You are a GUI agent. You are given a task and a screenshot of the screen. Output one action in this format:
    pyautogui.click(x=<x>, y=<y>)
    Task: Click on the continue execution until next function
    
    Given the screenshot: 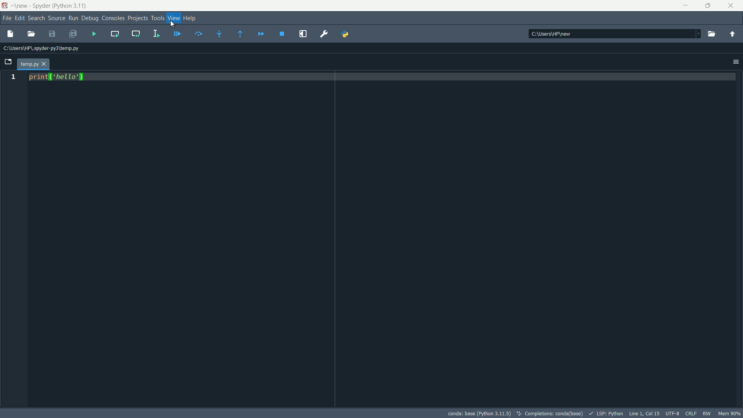 What is the action you would take?
    pyautogui.click(x=241, y=34)
    